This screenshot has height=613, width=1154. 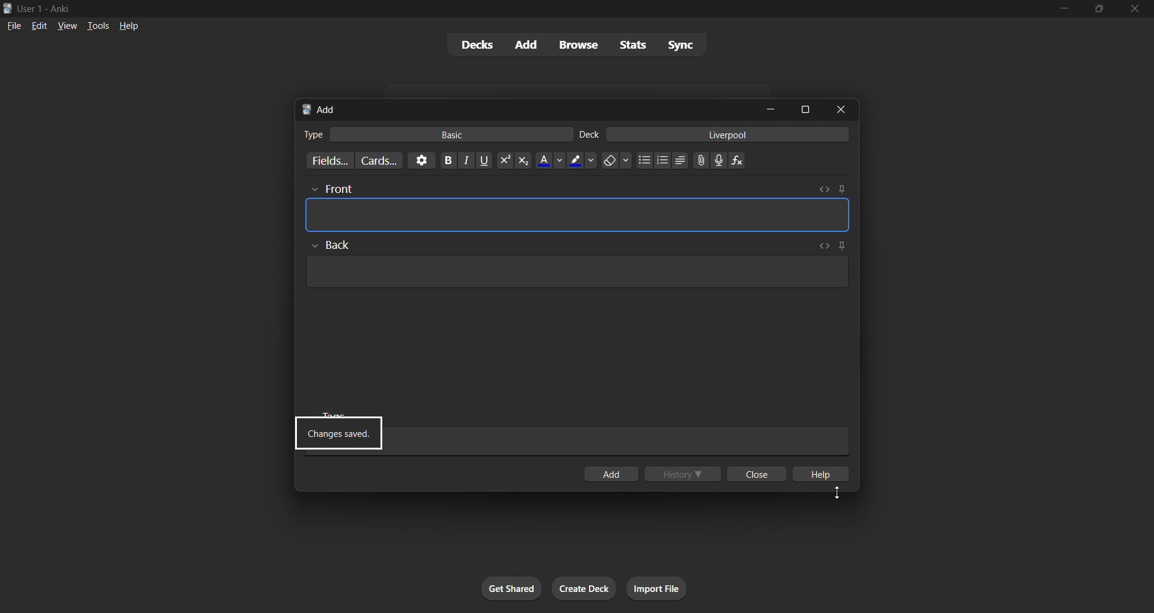 I want to click on  power, so click(x=505, y=161).